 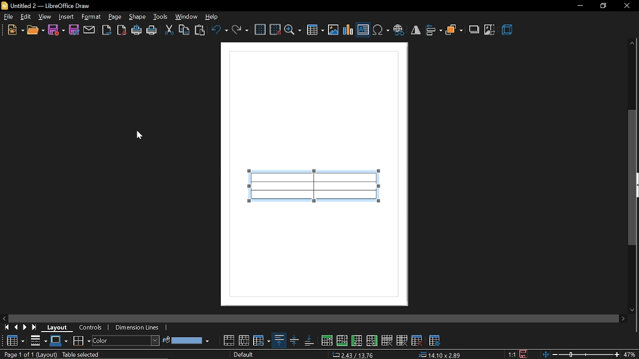 What do you see at coordinates (633, 185) in the screenshot?
I see `vertical scrollbar` at bounding box center [633, 185].